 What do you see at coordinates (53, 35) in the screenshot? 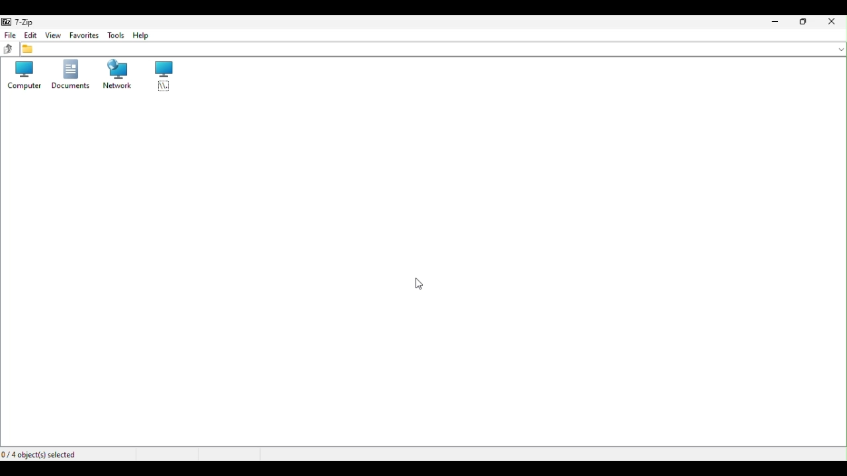
I see `View` at bounding box center [53, 35].